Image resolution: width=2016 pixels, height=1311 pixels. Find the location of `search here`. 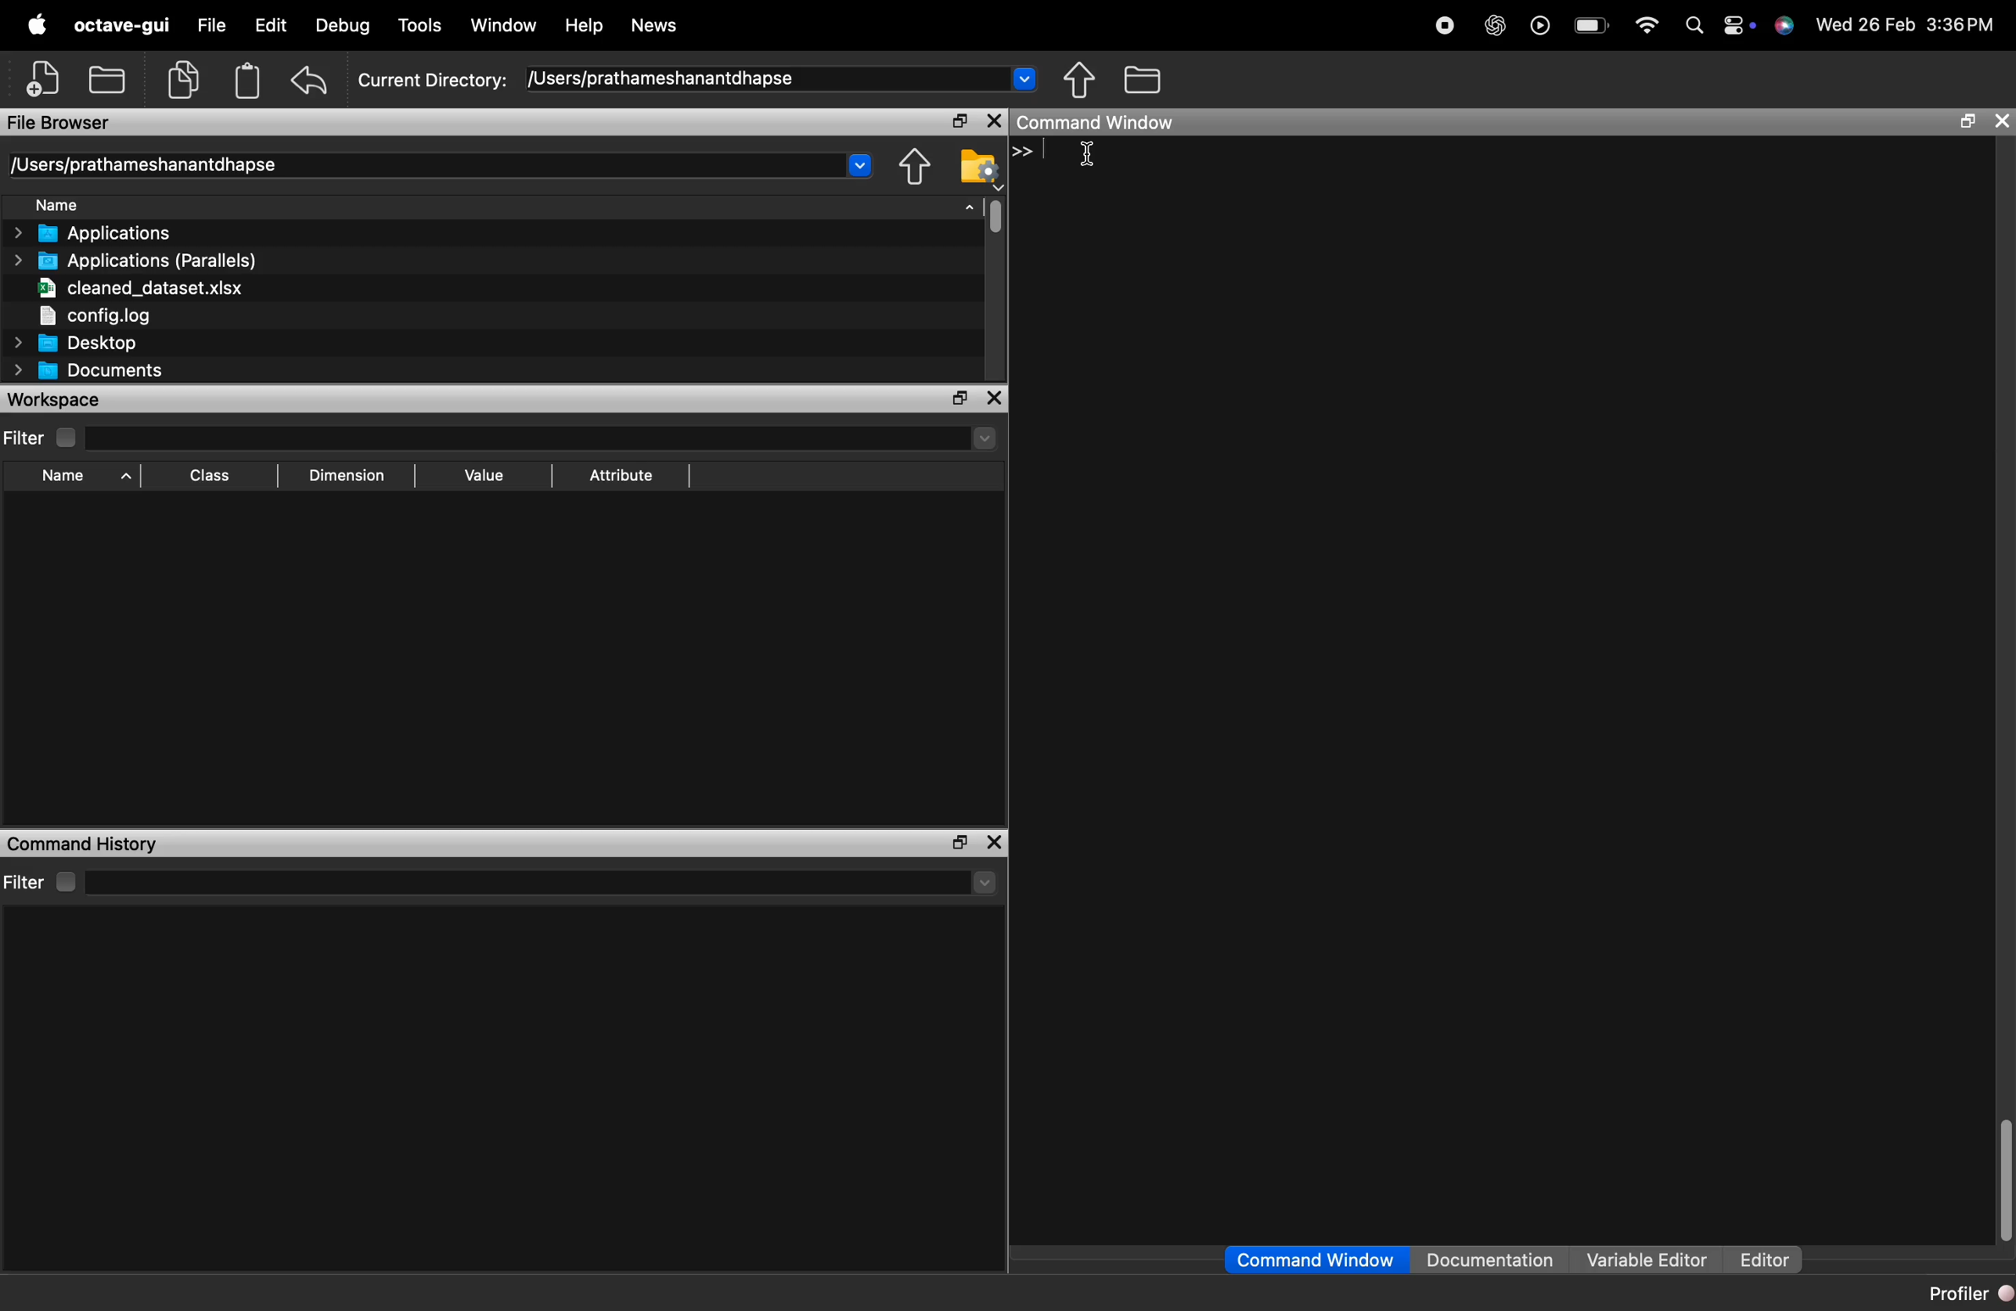

search here is located at coordinates (546, 437).